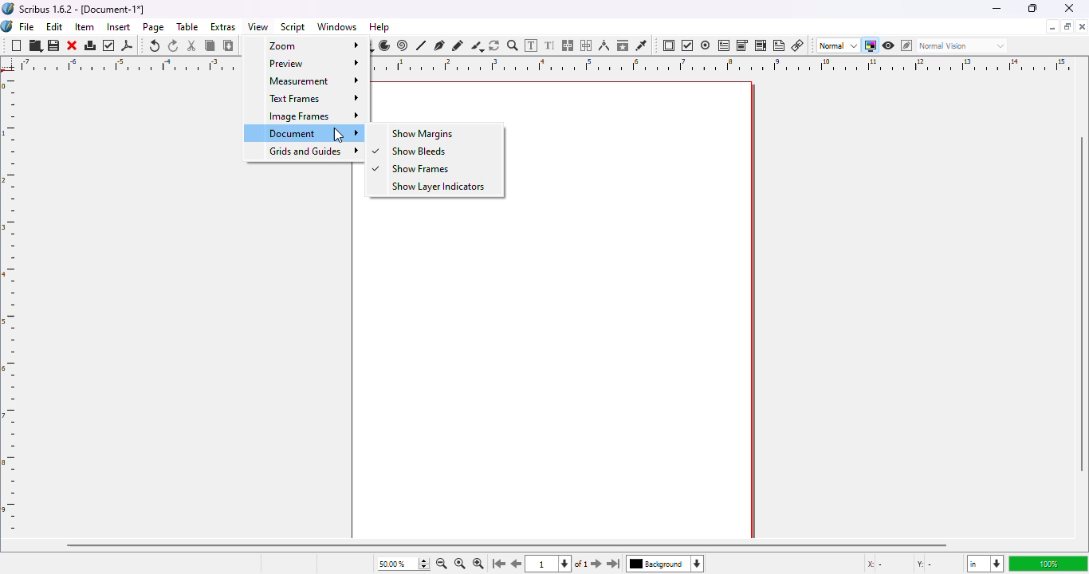 The width and height of the screenshot is (1089, 574). Describe the element at coordinates (403, 45) in the screenshot. I see `spiral` at that location.